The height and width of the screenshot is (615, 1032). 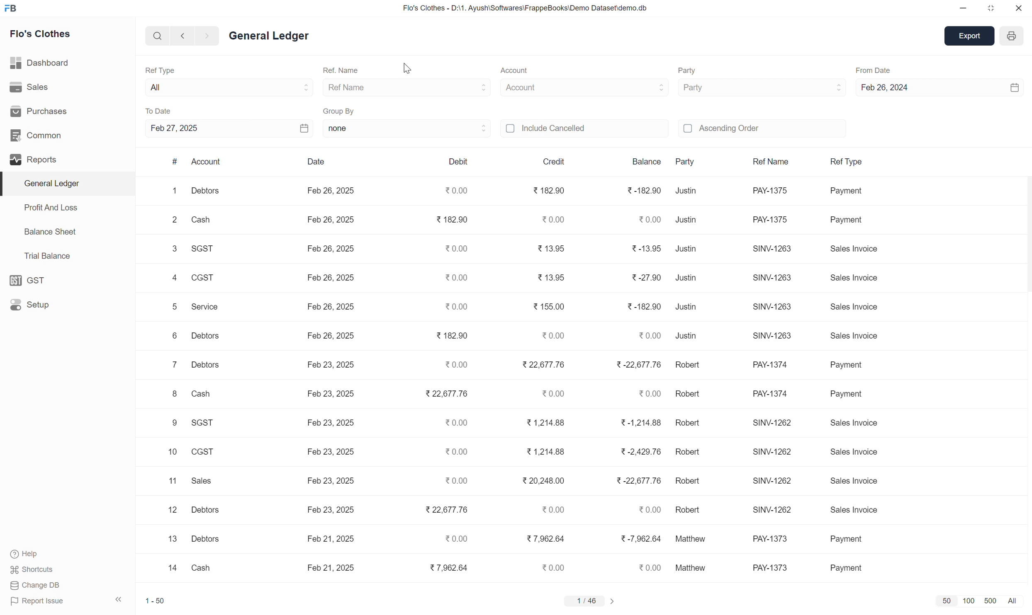 What do you see at coordinates (337, 191) in the screenshot?
I see `feb 26, 2025` at bounding box center [337, 191].